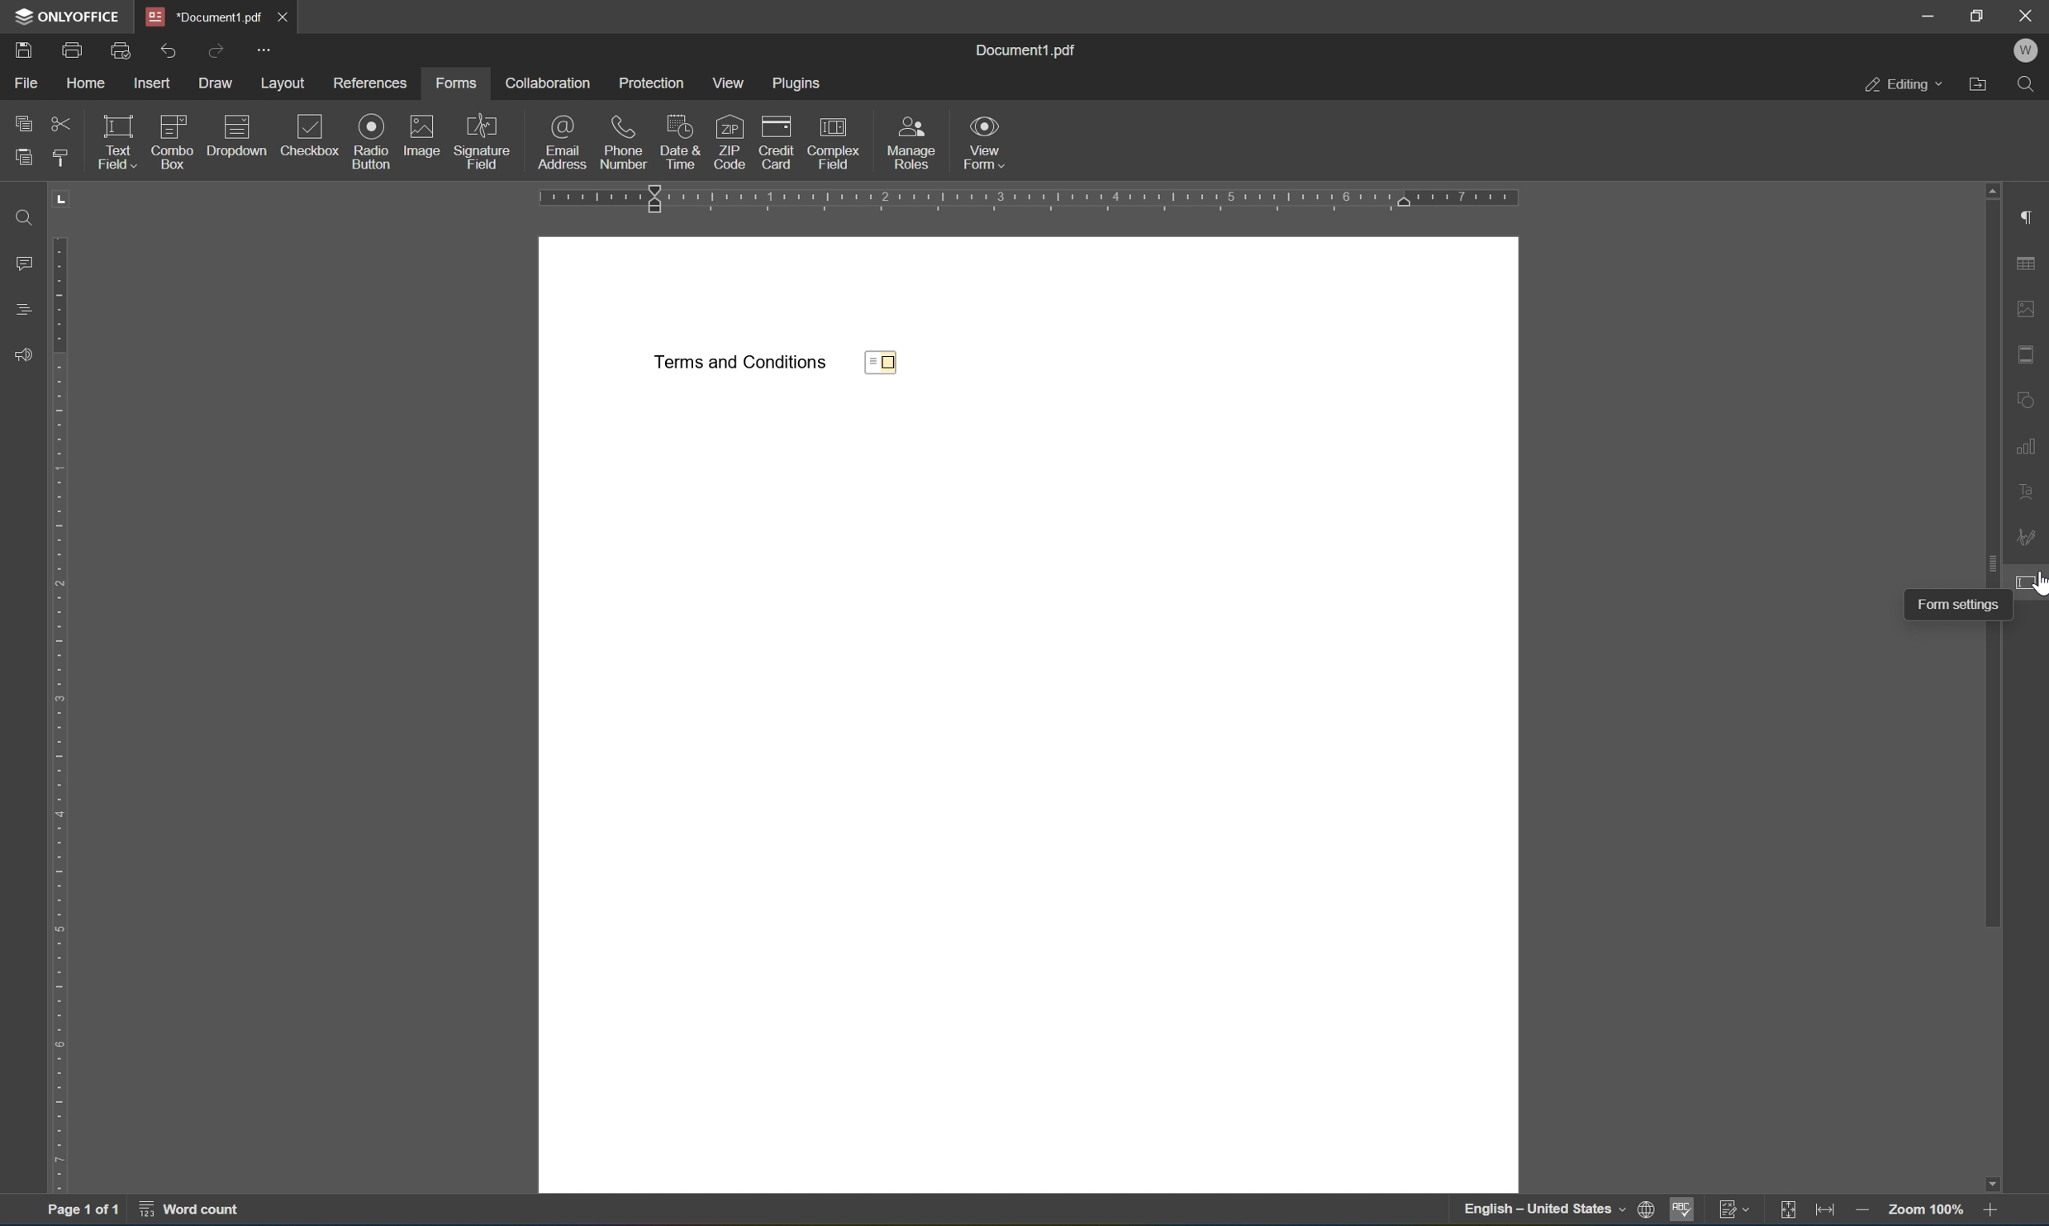 The width and height of the screenshot is (2049, 1226). What do you see at coordinates (64, 689) in the screenshot?
I see `ruler` at bounding box center [64, 689].